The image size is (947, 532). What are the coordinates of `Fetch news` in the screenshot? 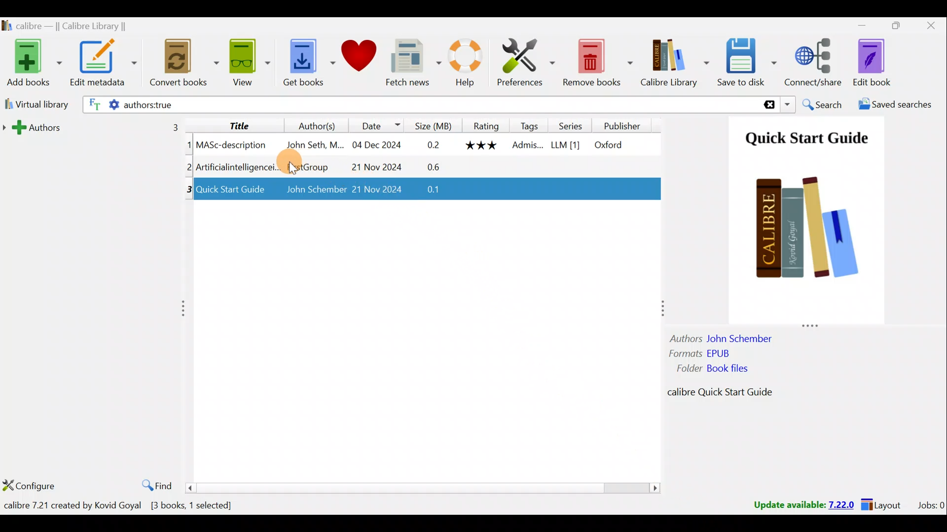 It's located at (407, 63).